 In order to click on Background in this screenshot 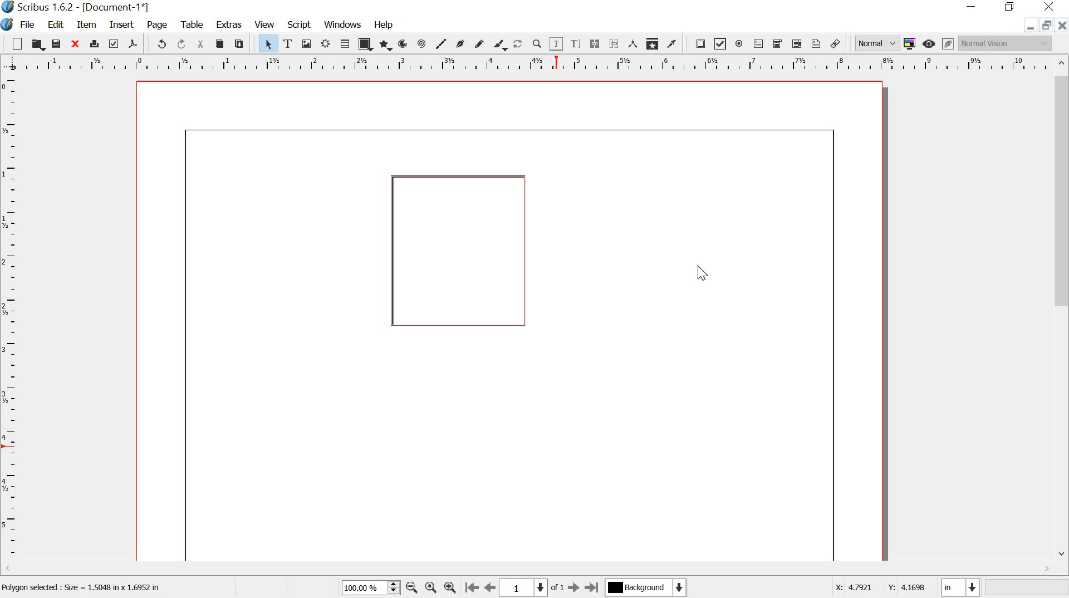, I will do `click(648, 589)`.